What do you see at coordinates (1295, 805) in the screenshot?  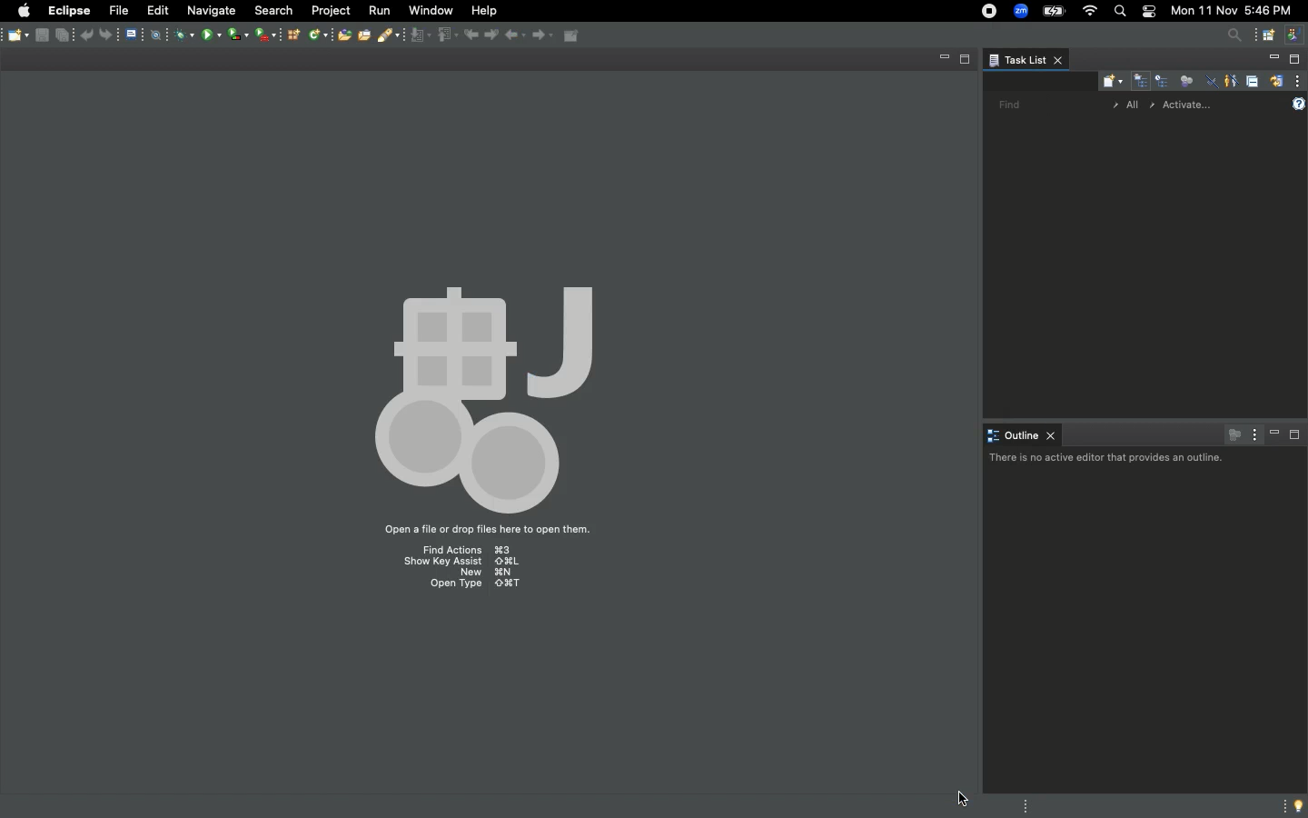 I see `Tip of the day` at bounding box center [1295, 805].